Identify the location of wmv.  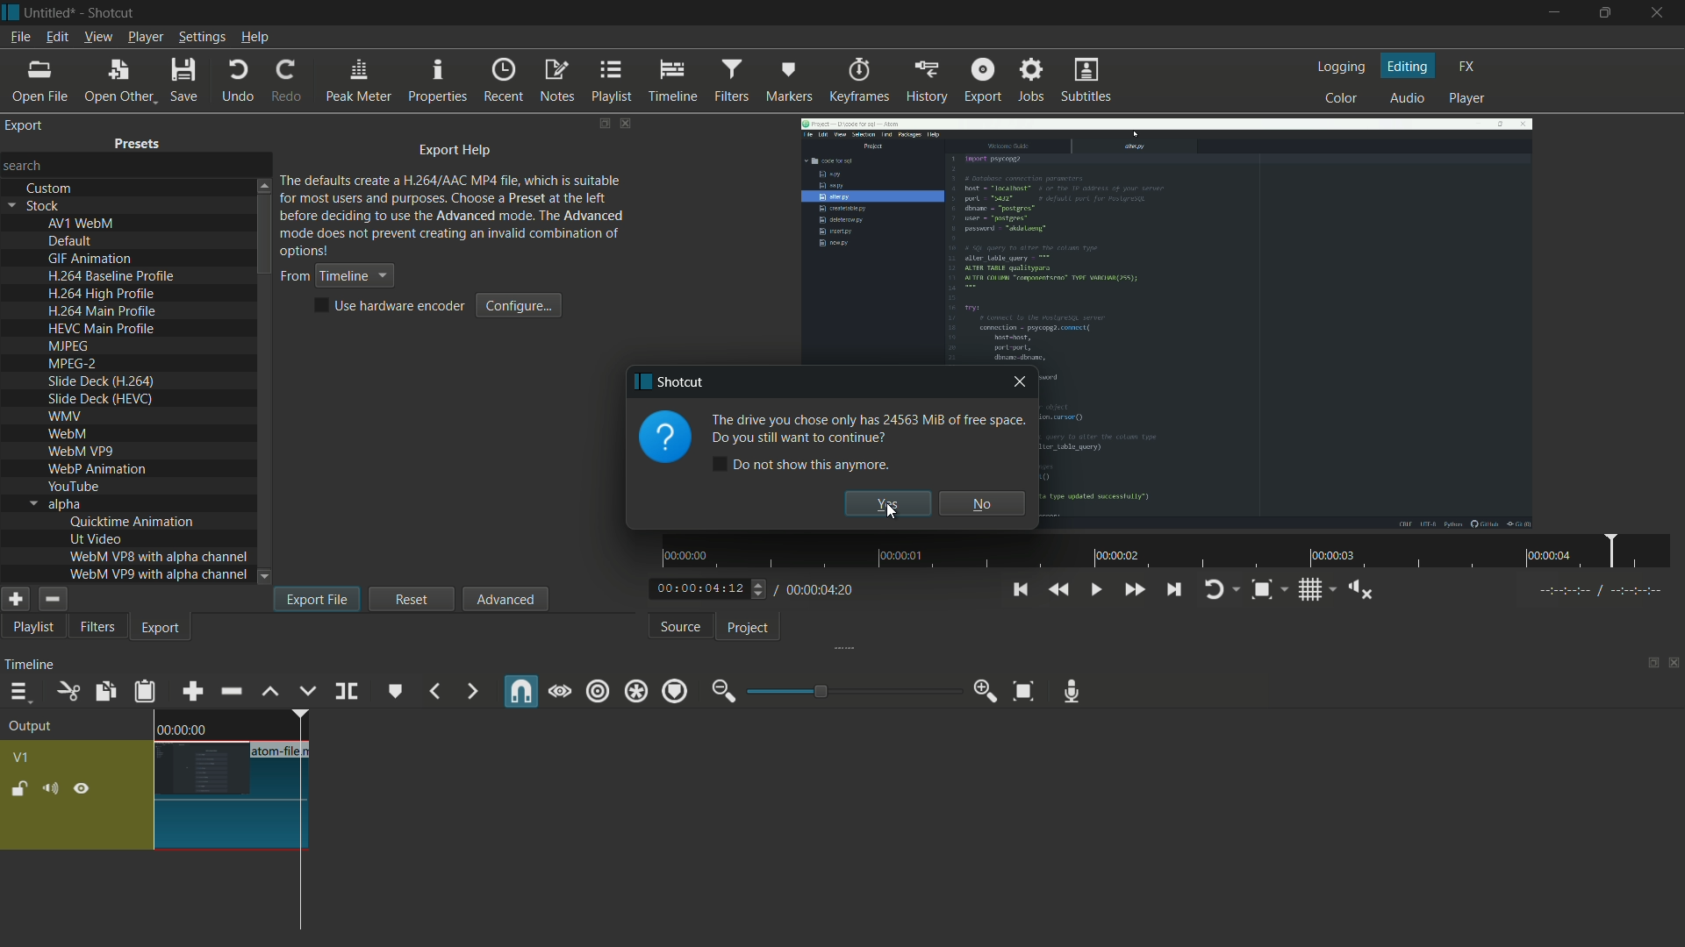
(64, 417).